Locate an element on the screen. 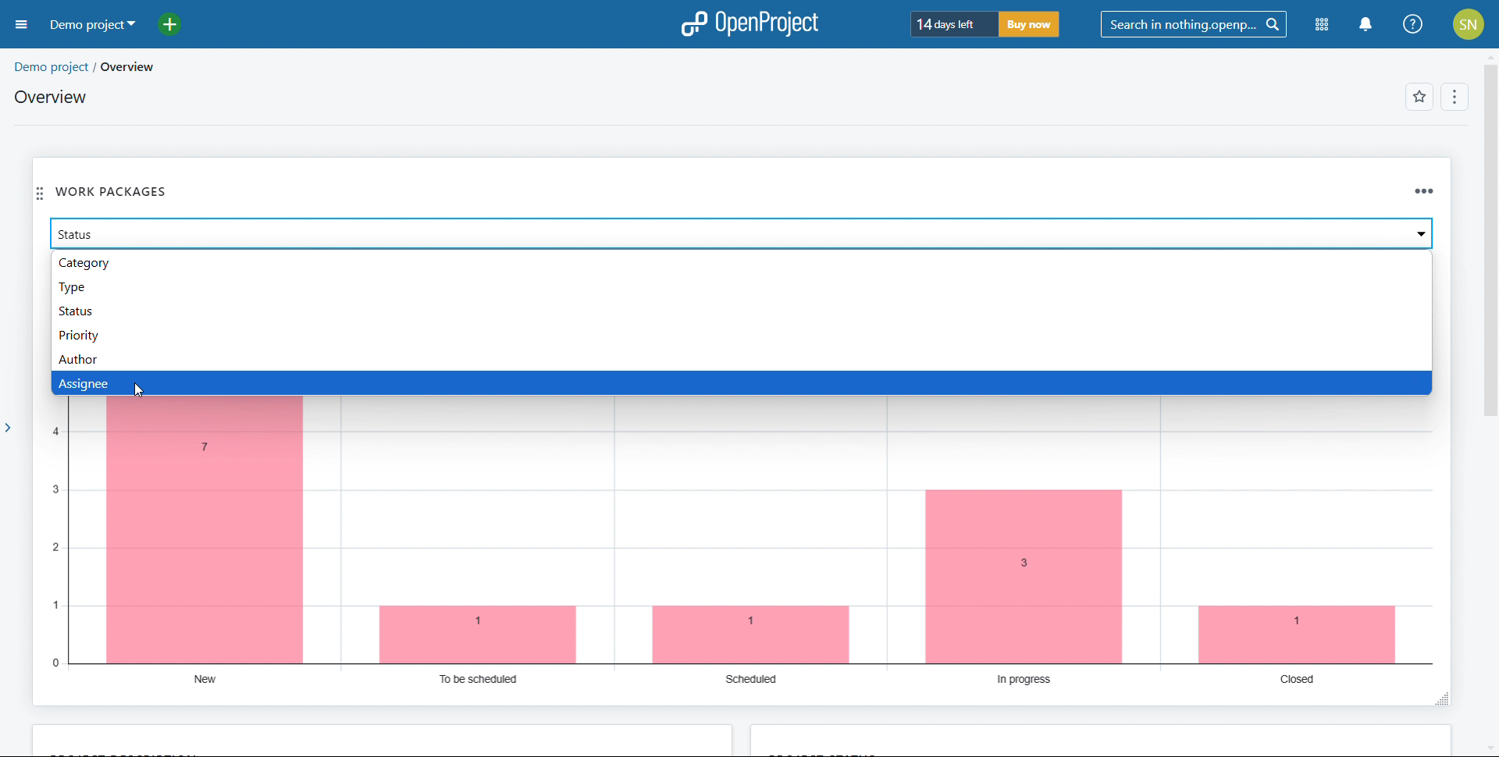  chart is located at coordinates (745, 545).